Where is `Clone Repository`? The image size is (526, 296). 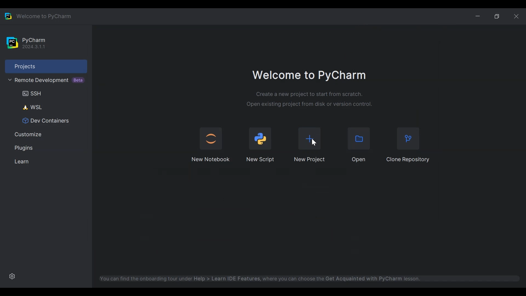
Clone Repository is located at coordinates (408, 160).